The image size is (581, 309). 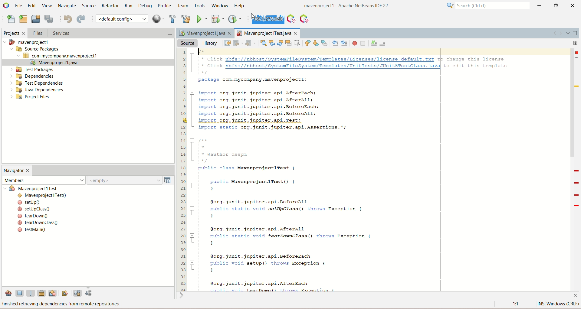 What do you see at coordinates (222, 6) in the screenshot?
I see `window` at bounding box center [222, 6].